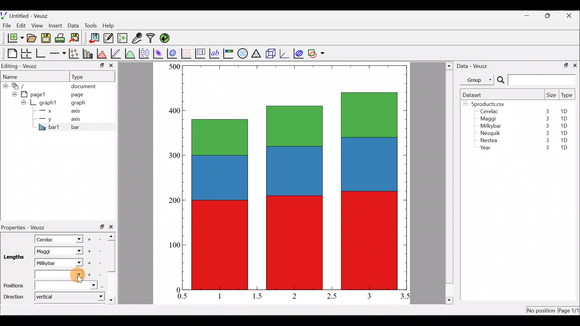 The image size is (580, 326). I want to click on 300, so click(172, 154).